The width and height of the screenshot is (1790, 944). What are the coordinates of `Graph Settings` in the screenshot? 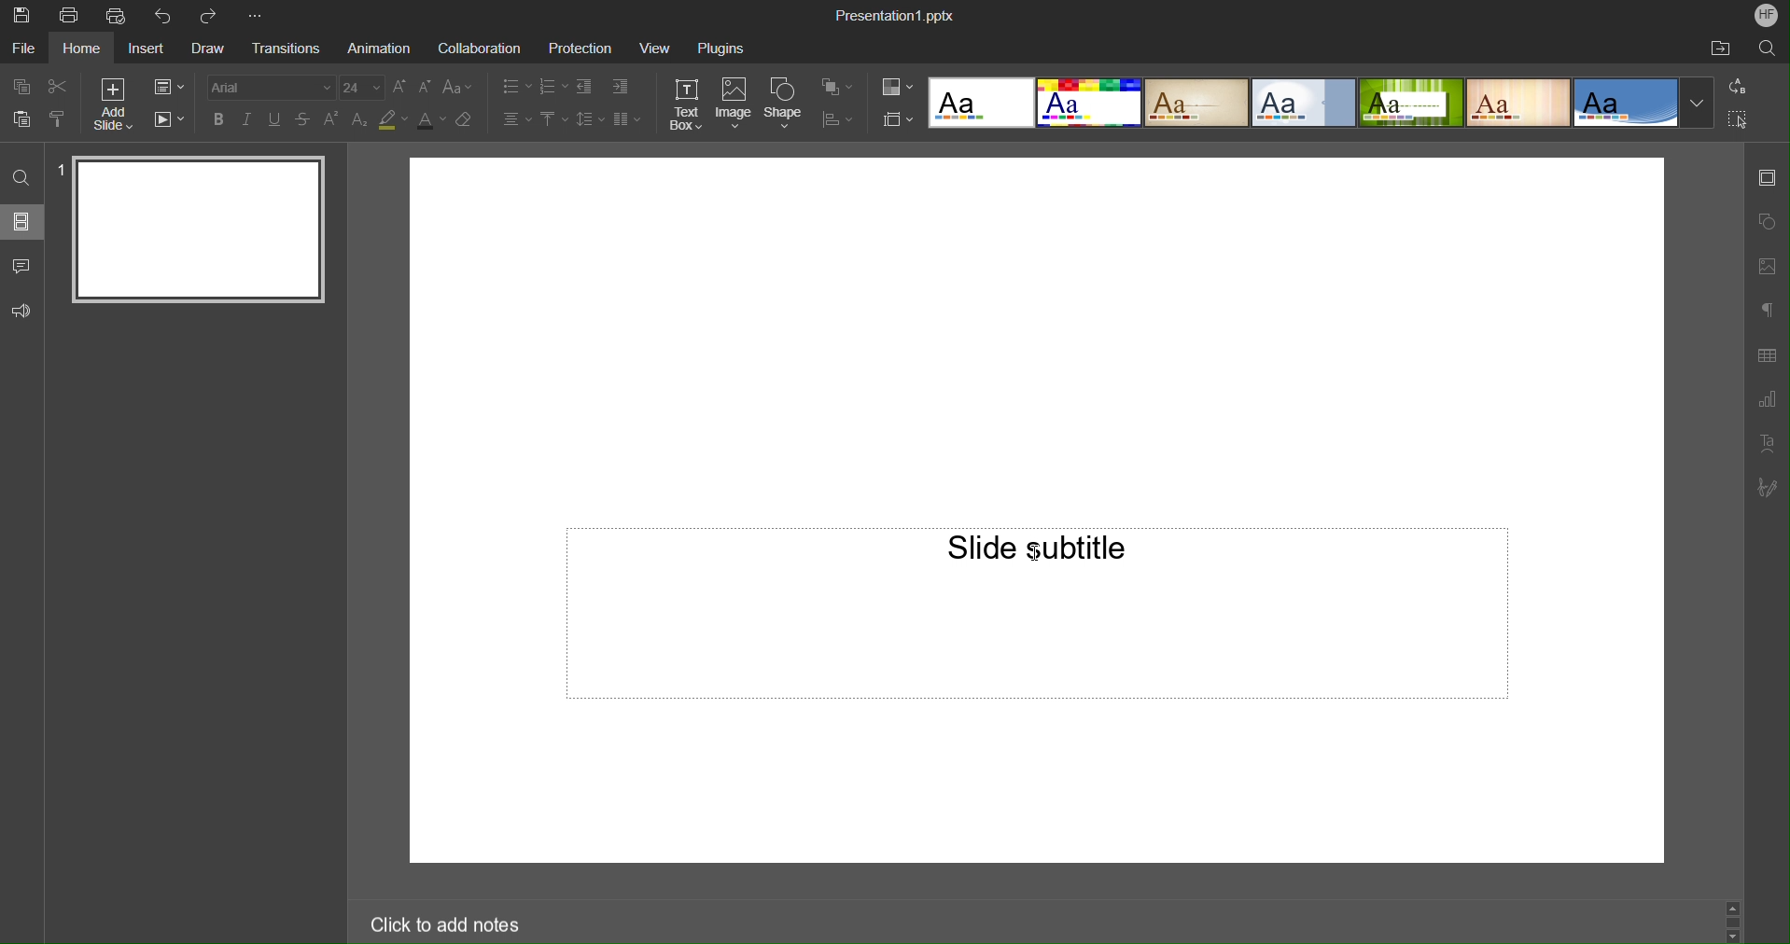 It's located at (1769, 396).